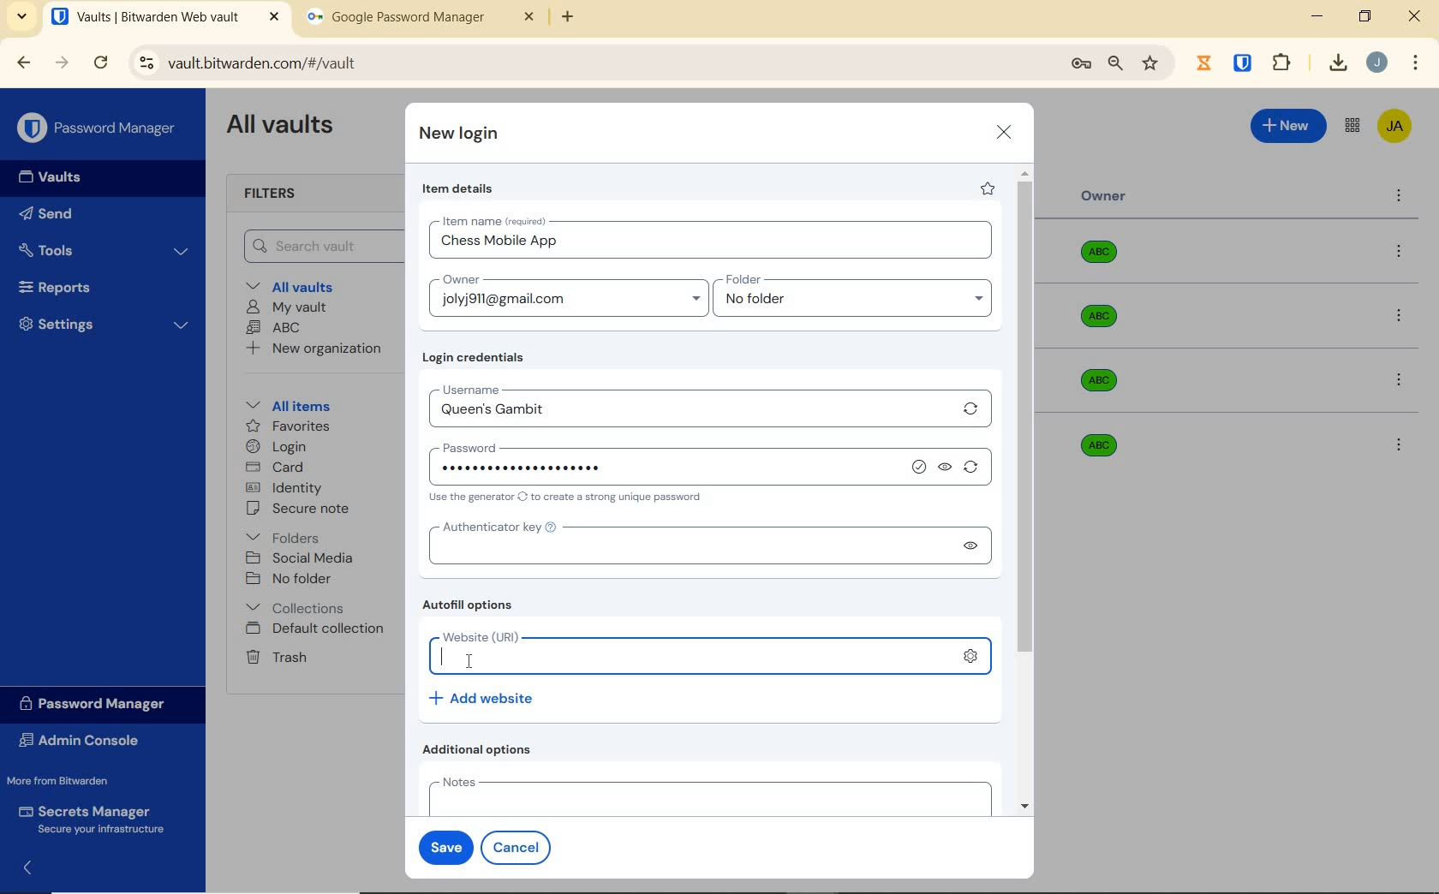 The height and width of the screenshot is (894, 1439). What do you see at coordinates (1102, 325) in the screenshot?
I see `Owner organization` at bounding box center [1102, 325].